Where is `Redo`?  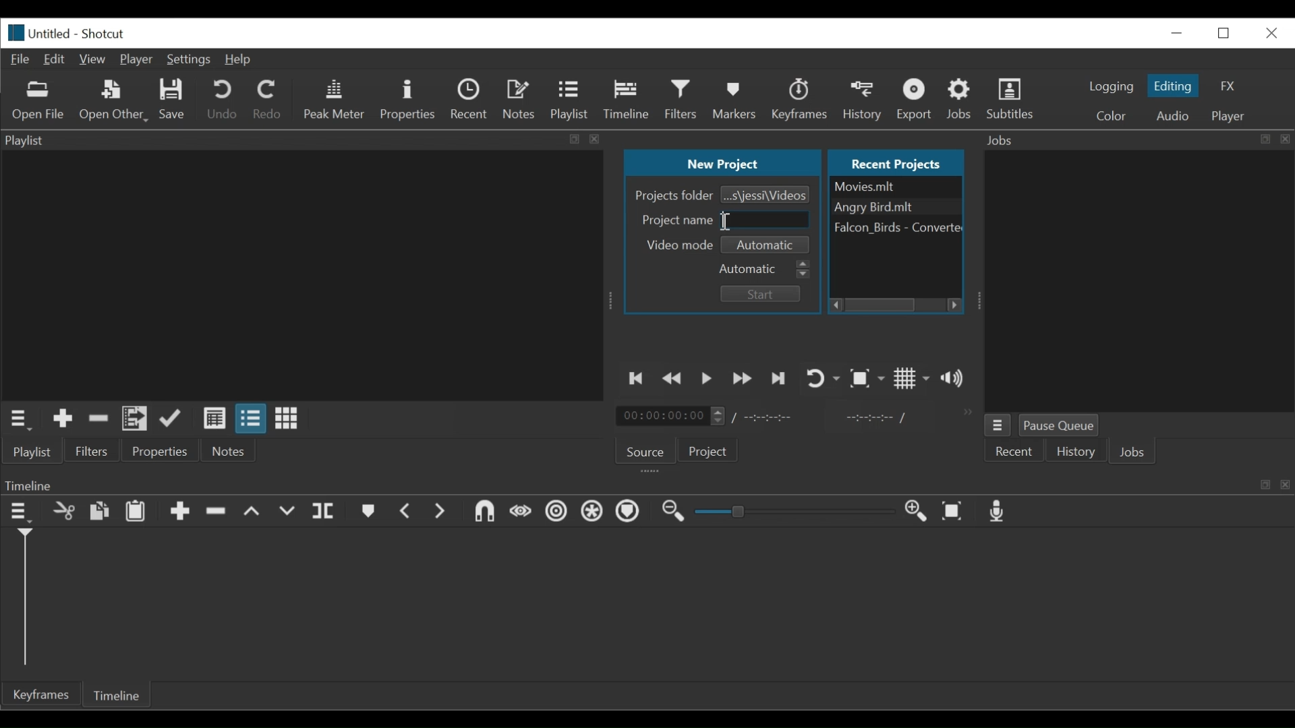
Redo is located at coordinates (270, 100).